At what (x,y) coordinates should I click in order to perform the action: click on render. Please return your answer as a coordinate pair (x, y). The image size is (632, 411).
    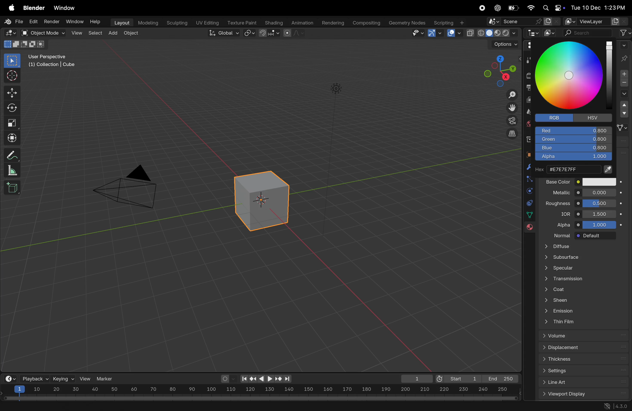
    Looking at the image, I should click on (51, 21).